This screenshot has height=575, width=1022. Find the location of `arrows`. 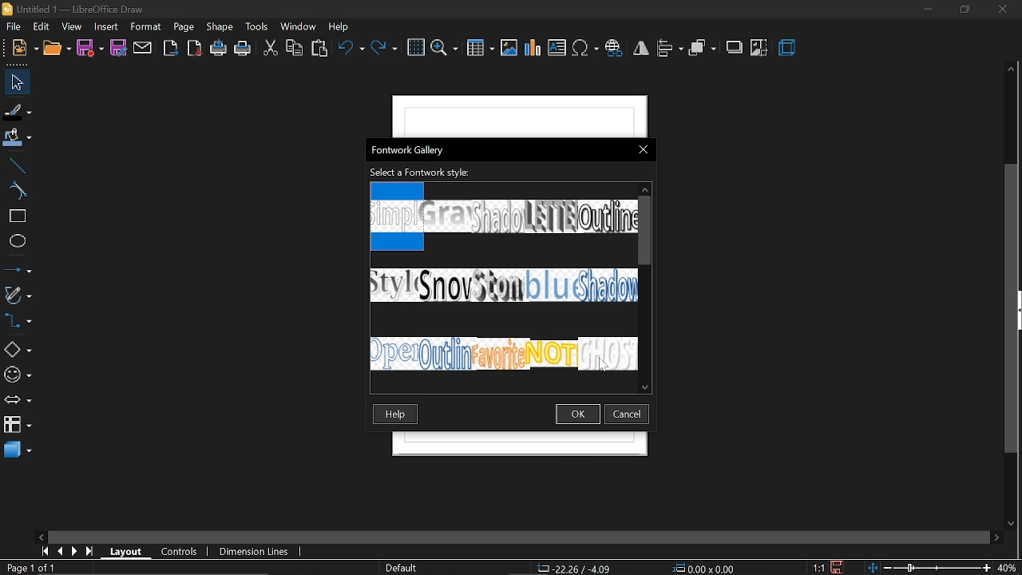

arrows is located at coordinates (18, 400).